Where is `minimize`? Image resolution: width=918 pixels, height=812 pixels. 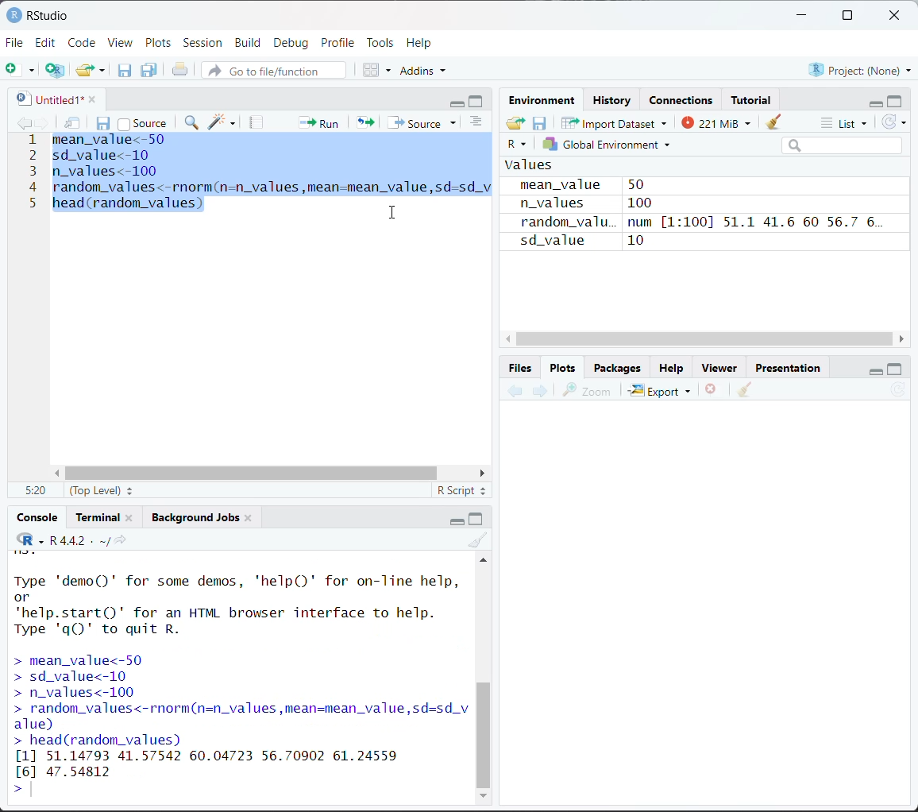
minimize is located at coordinates (803, 16).